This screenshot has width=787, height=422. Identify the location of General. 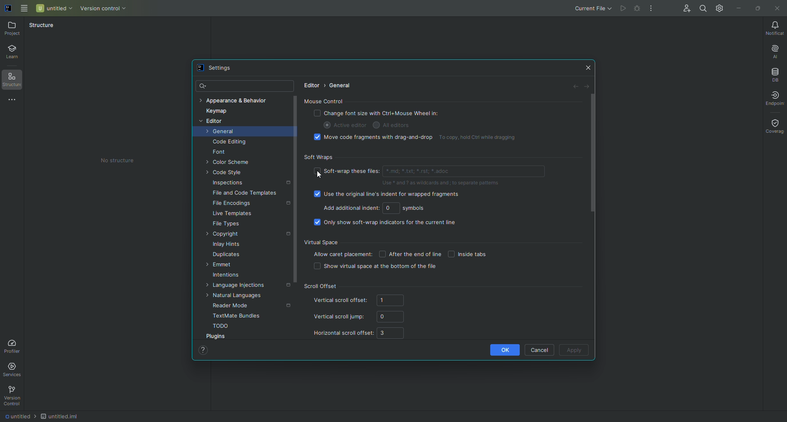
(342, 86).